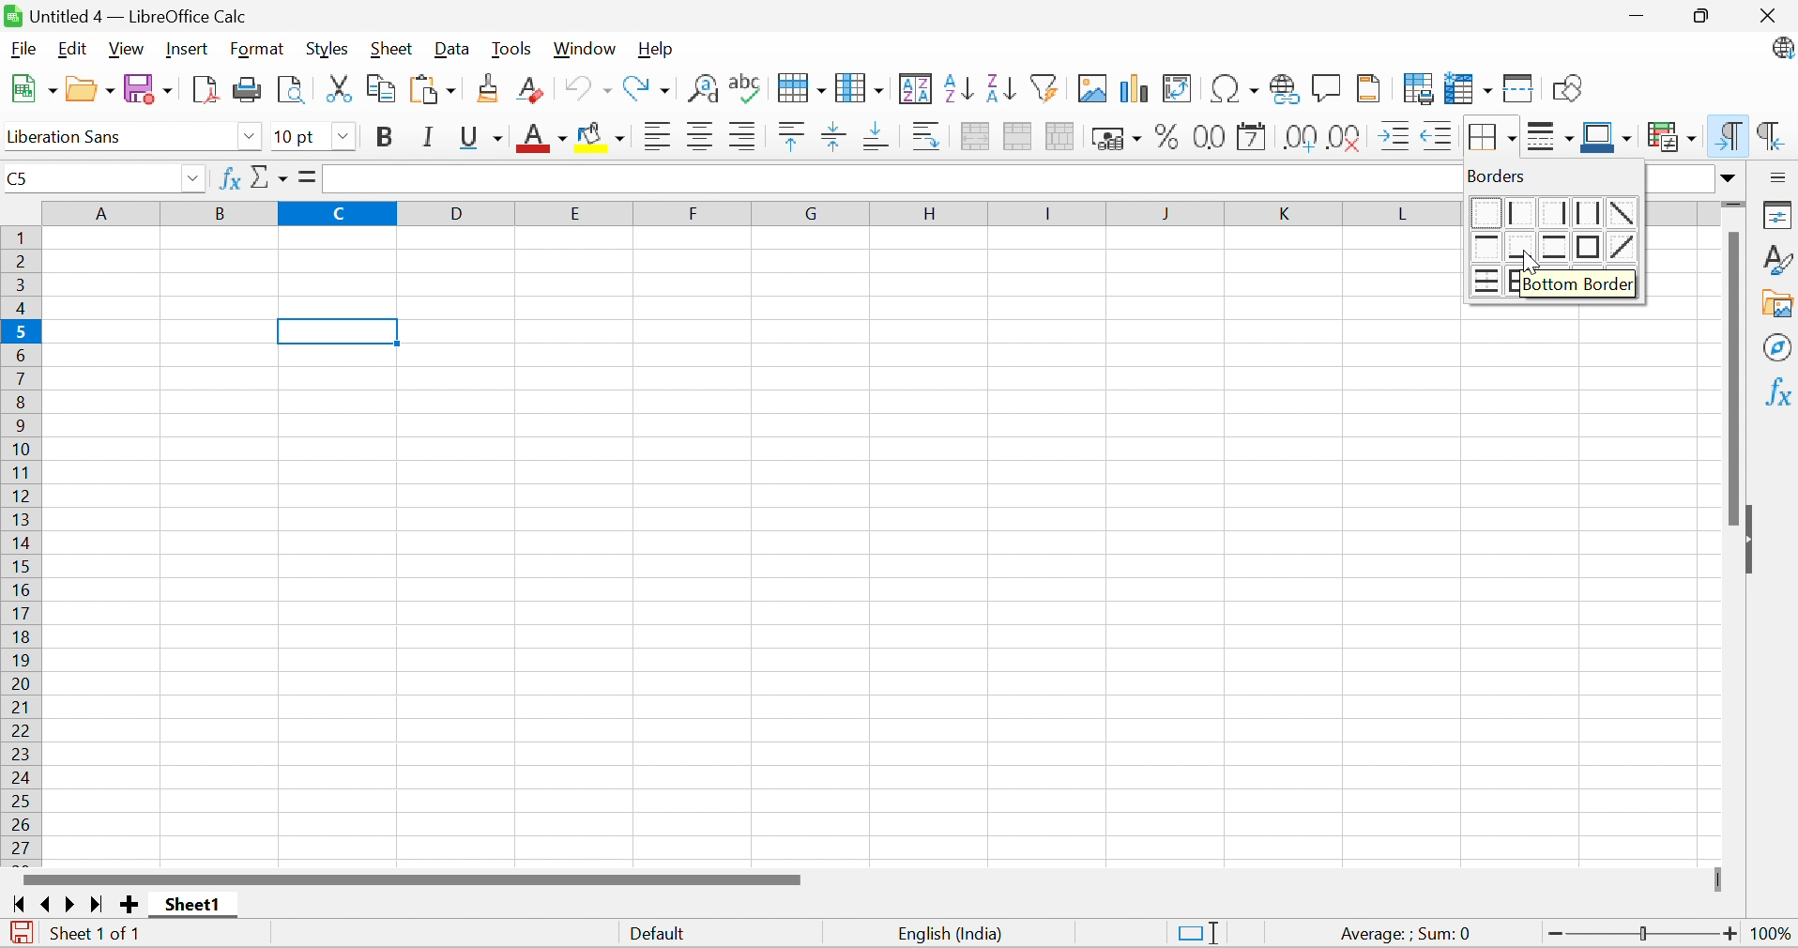 The height and width of the screenshot is (948, 1798). Describe the element at coordinates (449, 50) in the screenshot. I see `Data` at that location.